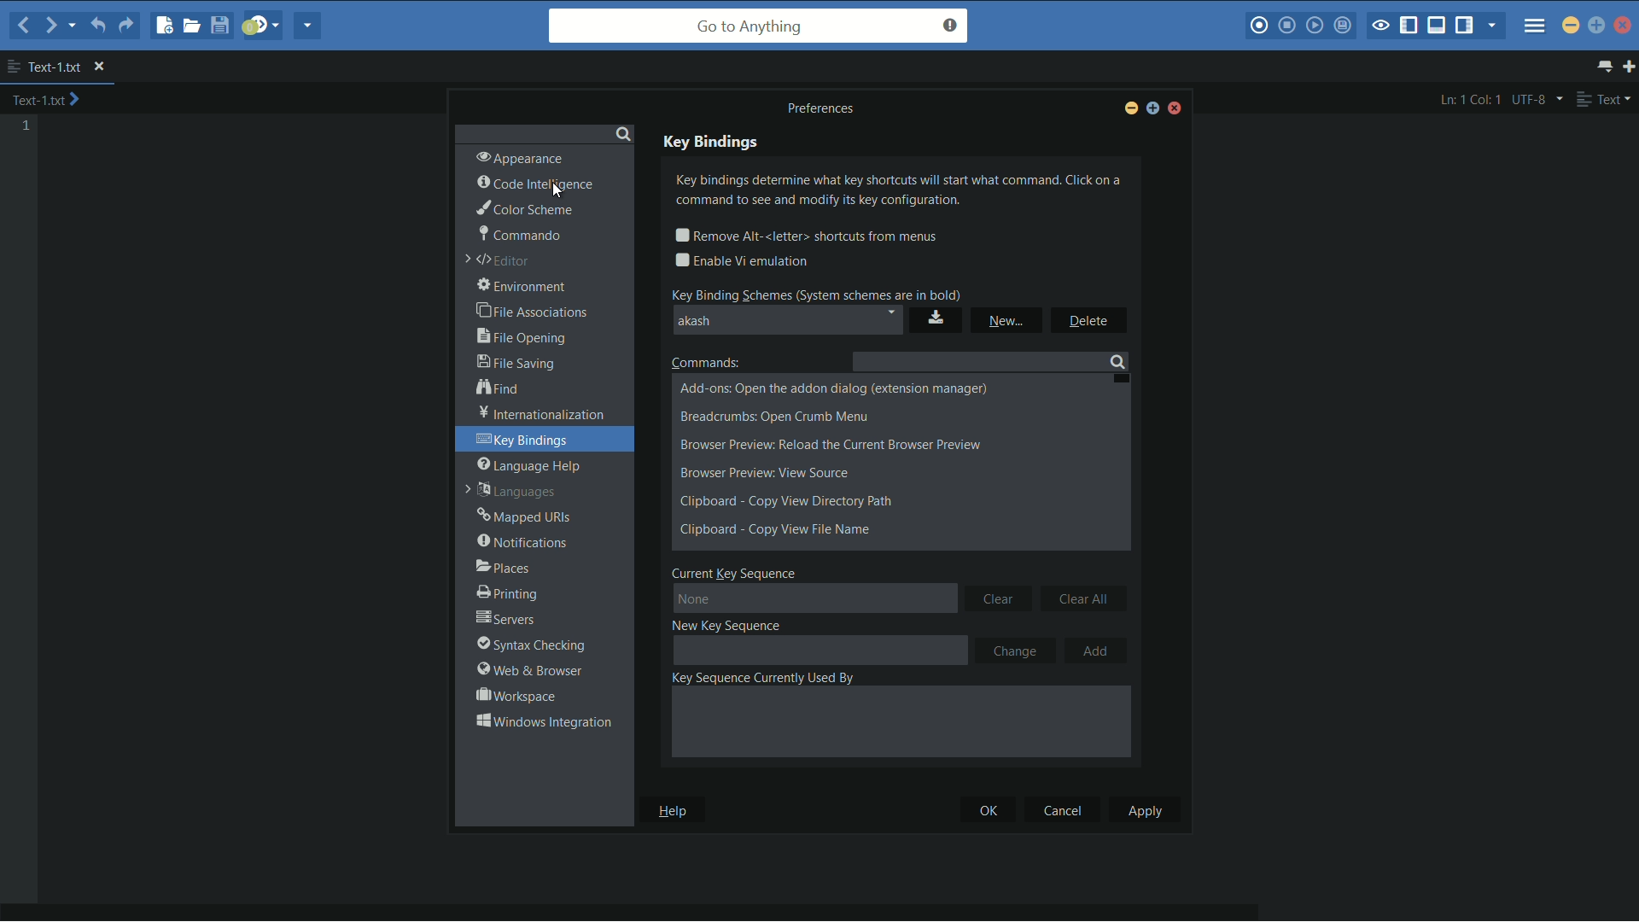  Describe the element at coordinates (827, 108) in the screenshot. I see `Preferences` at that location.